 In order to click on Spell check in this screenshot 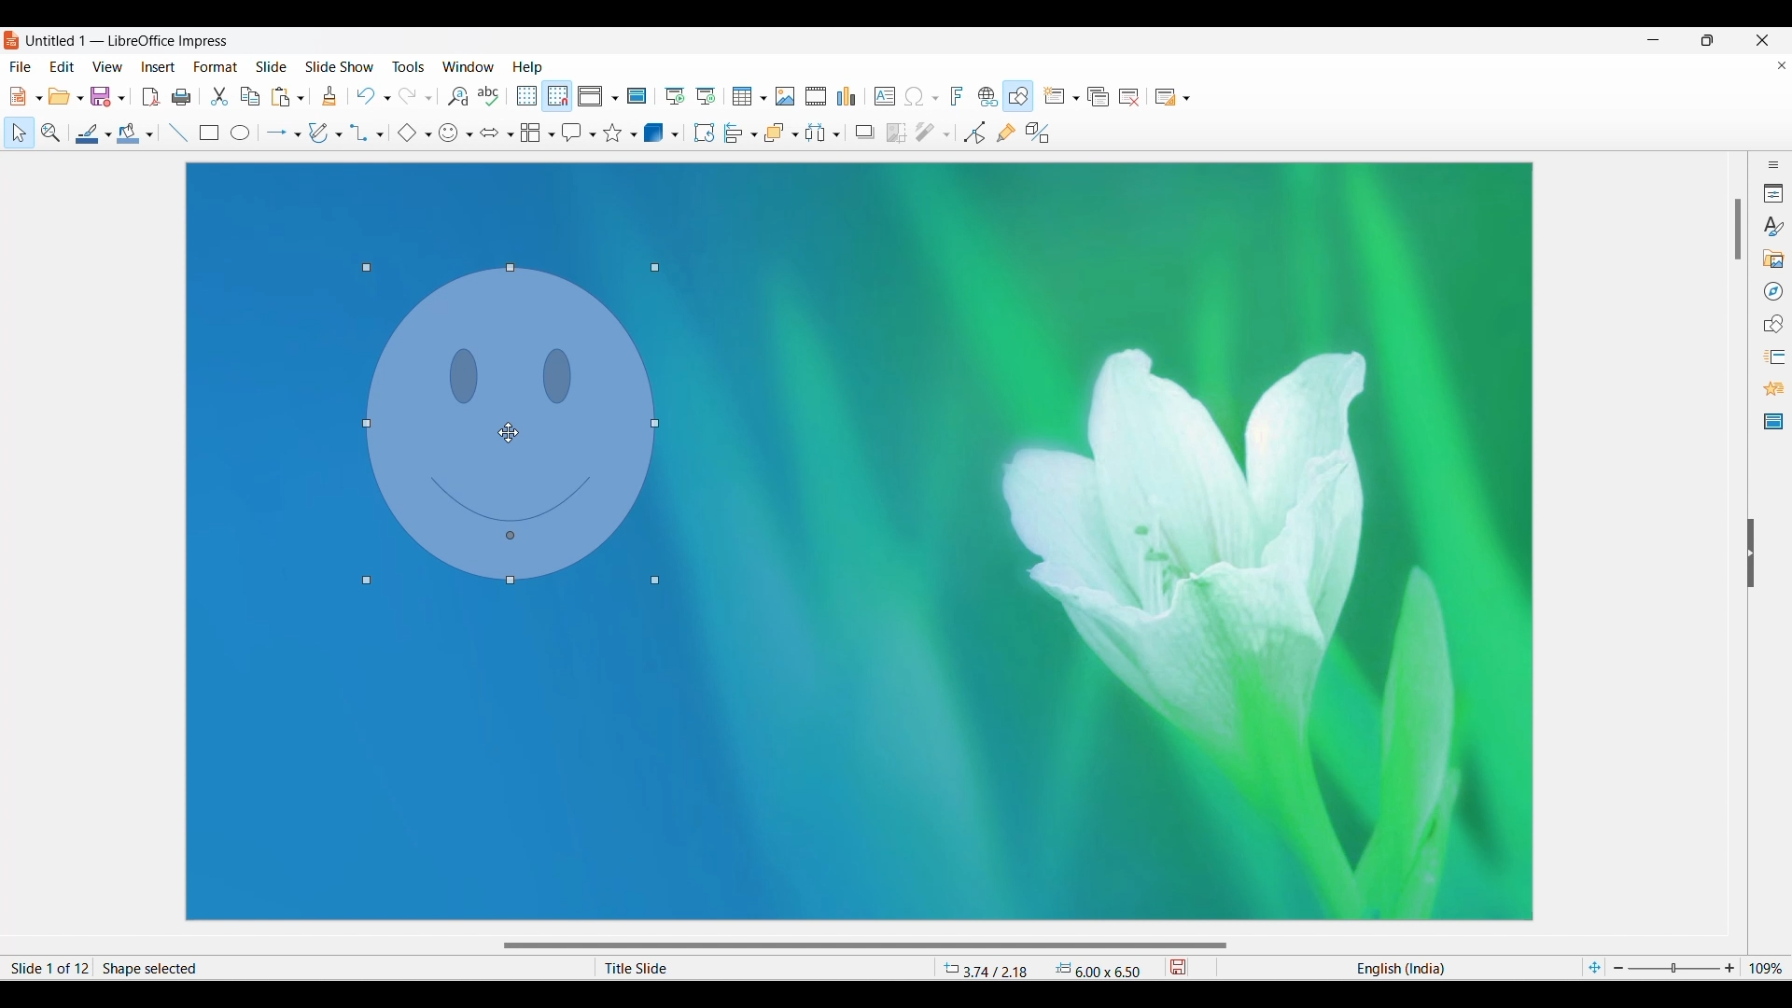, I will do `click(488, 96)`.